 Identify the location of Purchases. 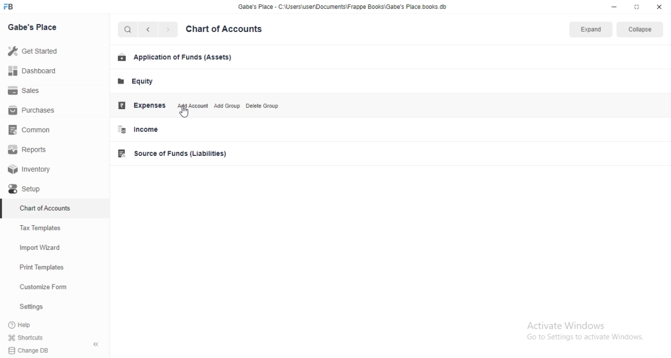
(35, 111).